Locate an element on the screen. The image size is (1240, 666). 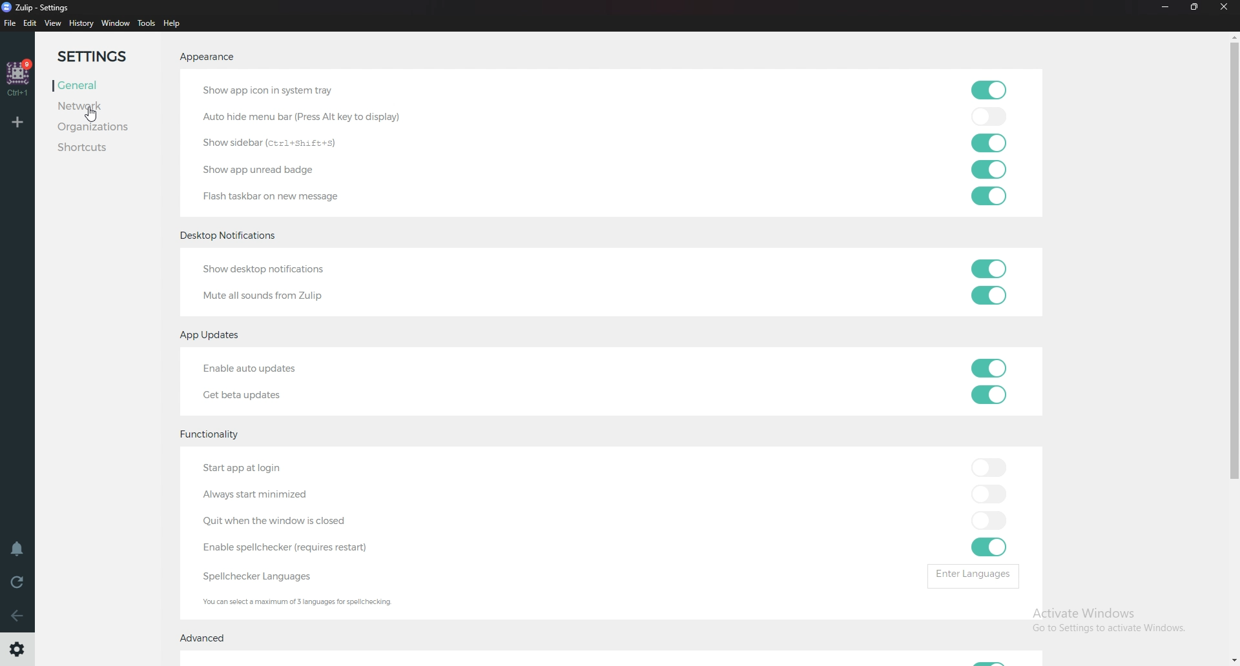
Network is located at coordinates (100, 108).